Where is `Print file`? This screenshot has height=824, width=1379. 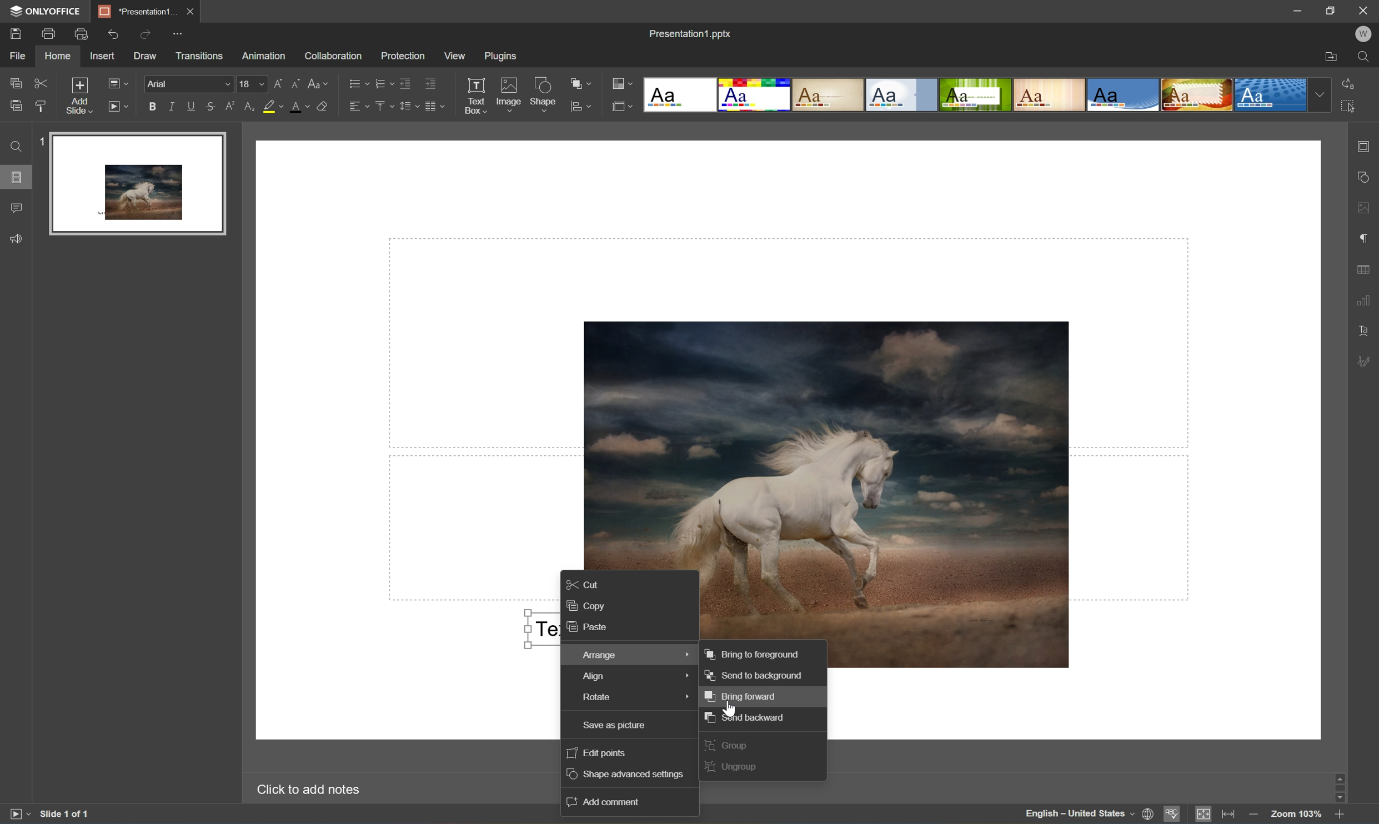
Print file is located at coordinates (49, 32).